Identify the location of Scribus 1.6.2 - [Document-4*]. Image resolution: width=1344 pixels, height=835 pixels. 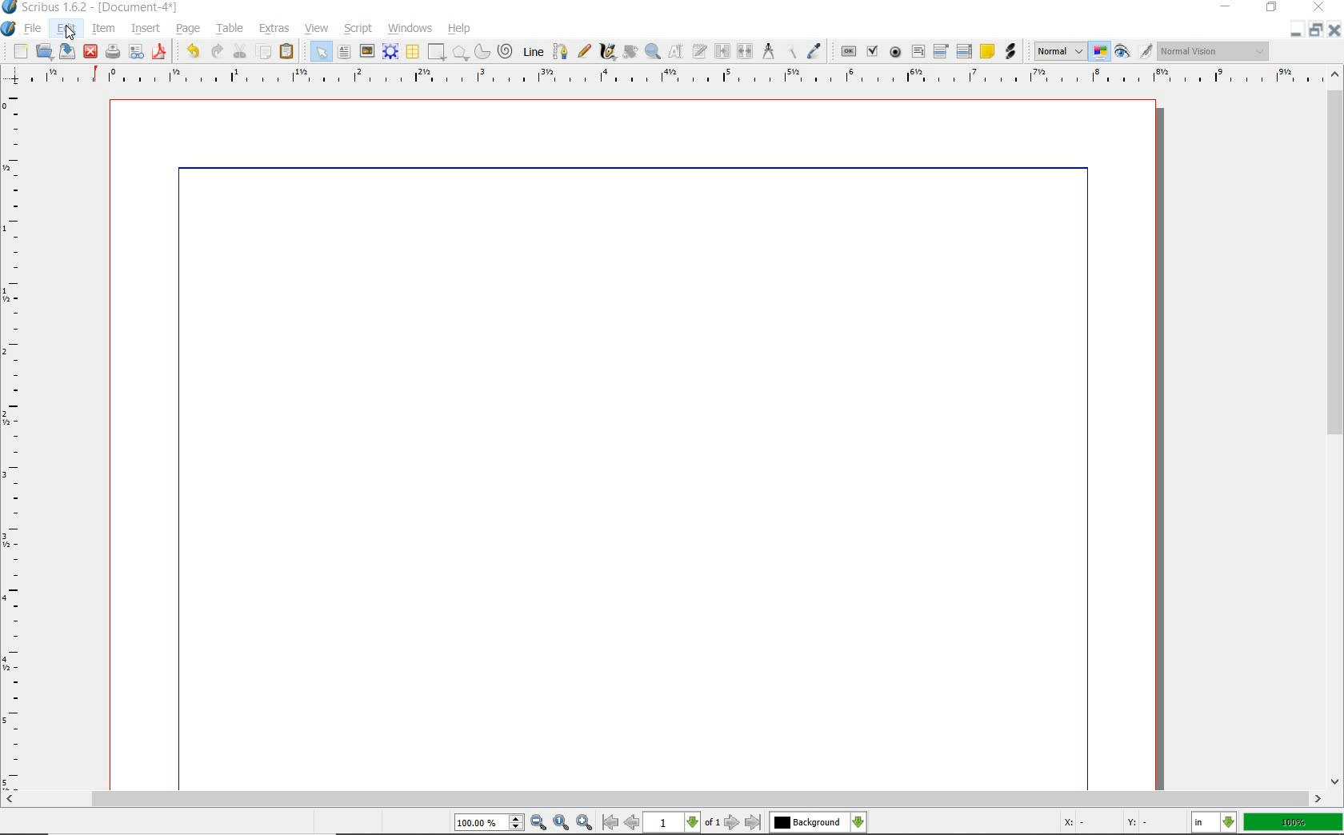
(91, 8).